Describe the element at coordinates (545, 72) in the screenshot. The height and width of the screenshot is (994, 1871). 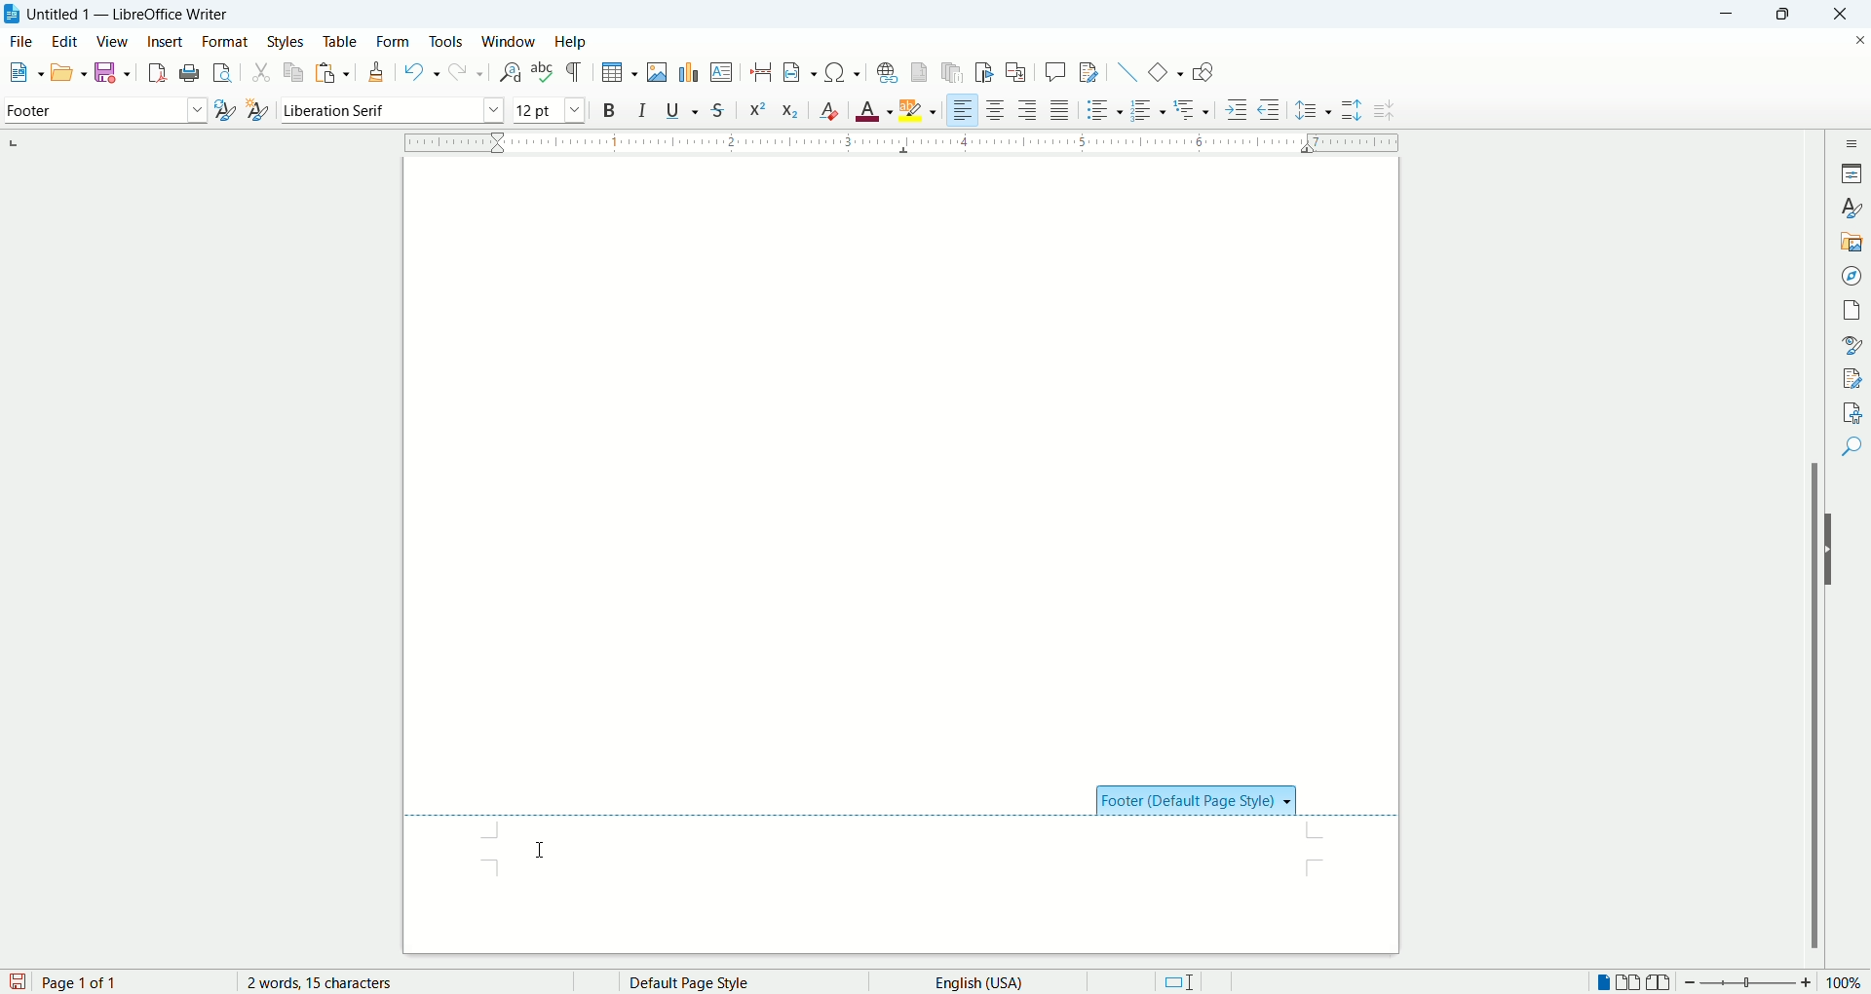
I see `spell check` at that location.